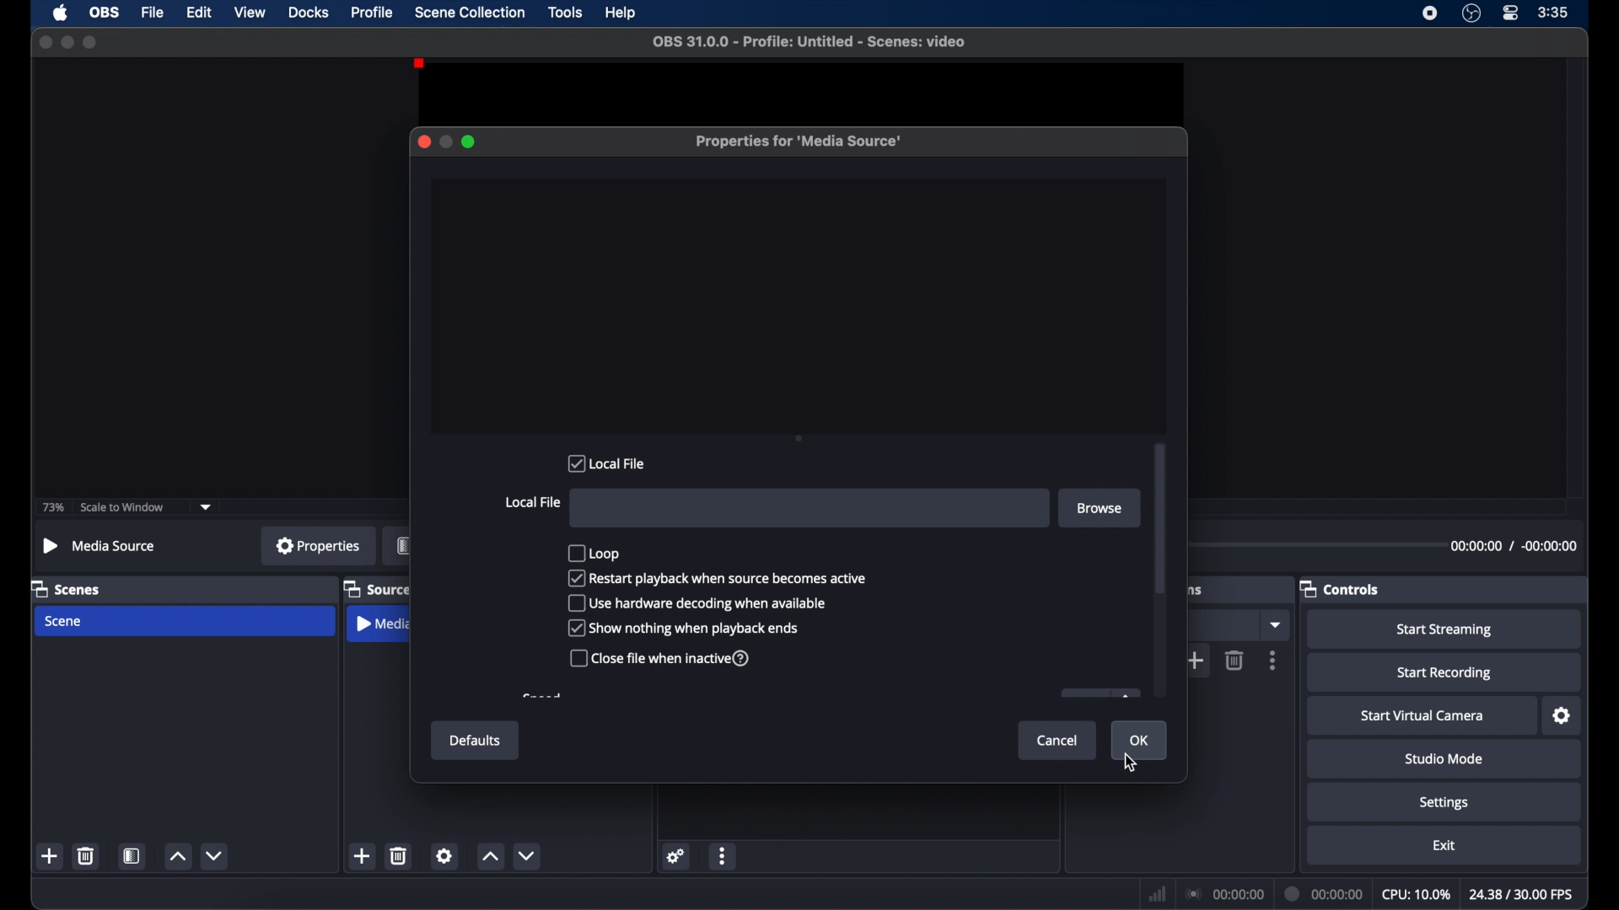  What do you see at coordinates (1553, 13) in the screenshot?
I see `time` at bounding box center [1553, 13].